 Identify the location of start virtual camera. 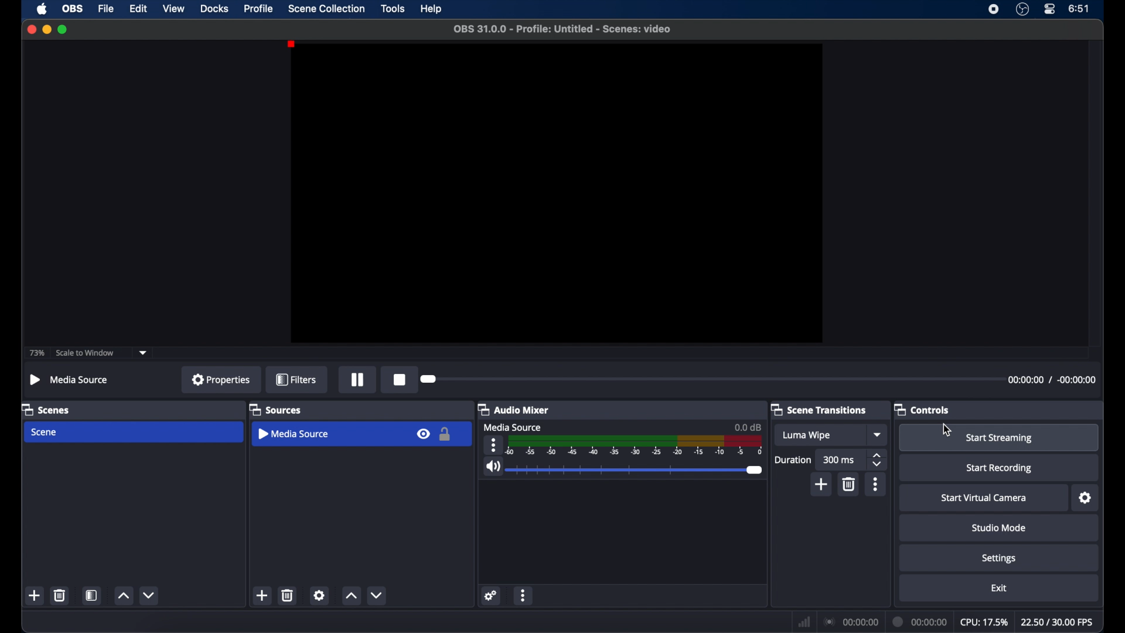
(984, 498).